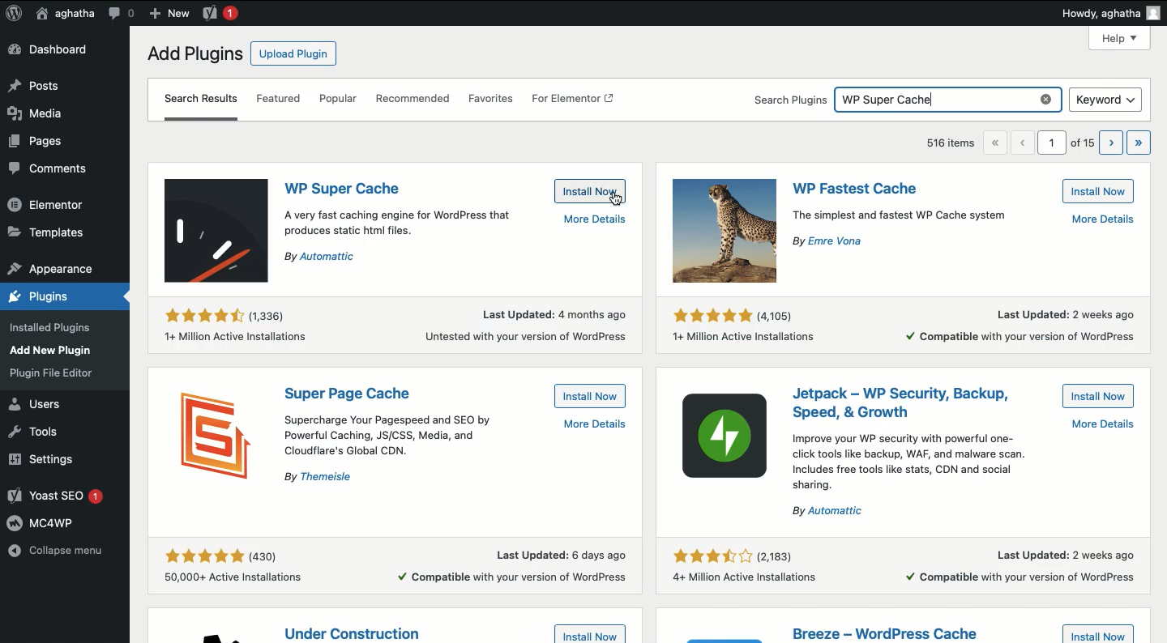  Describe the element at coordinates (215, 230) in the screenshot. I see `Icon` at that location.